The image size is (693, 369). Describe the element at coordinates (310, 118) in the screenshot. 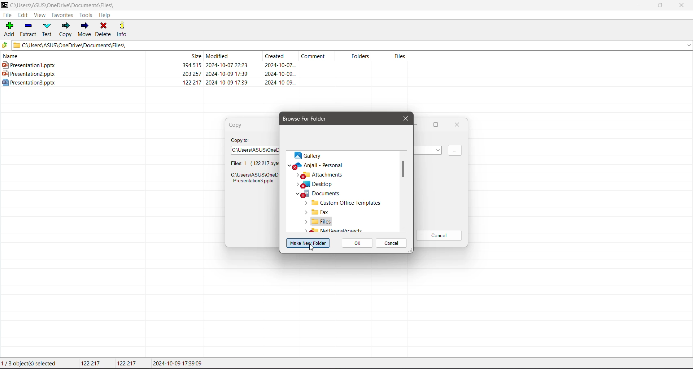

I see `Browse for Folder` at that location.